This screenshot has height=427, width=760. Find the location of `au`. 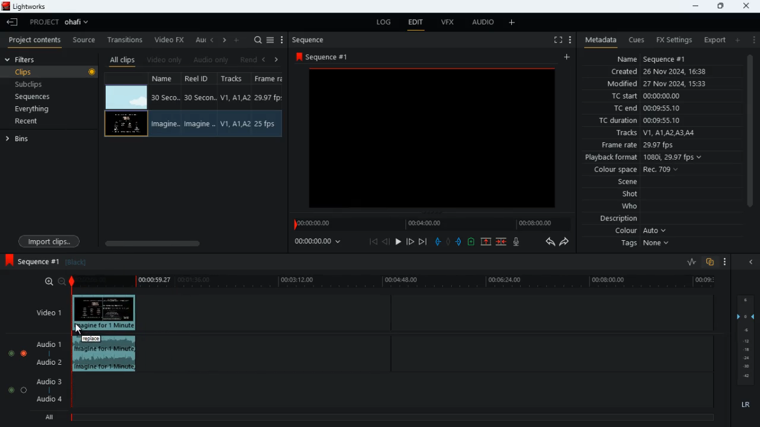

au is located at coordinates (201, 40).